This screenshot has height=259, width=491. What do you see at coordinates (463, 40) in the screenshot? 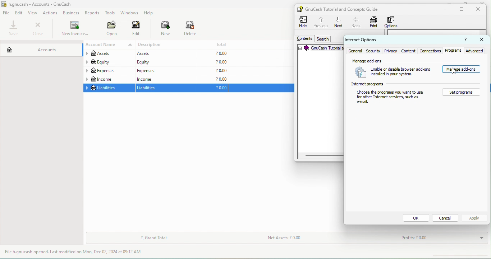
I see `?` at bounding box center [463, 40].